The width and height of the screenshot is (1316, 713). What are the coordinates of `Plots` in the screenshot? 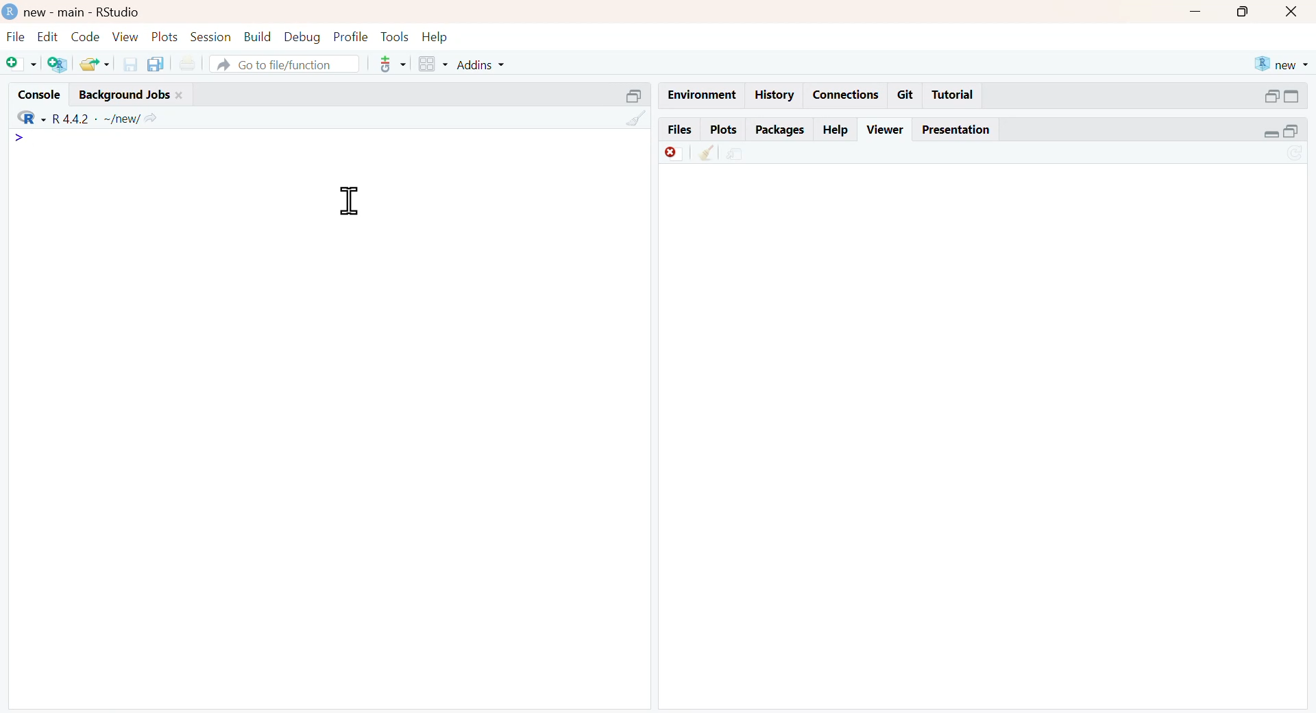 It's located at (163, 35).